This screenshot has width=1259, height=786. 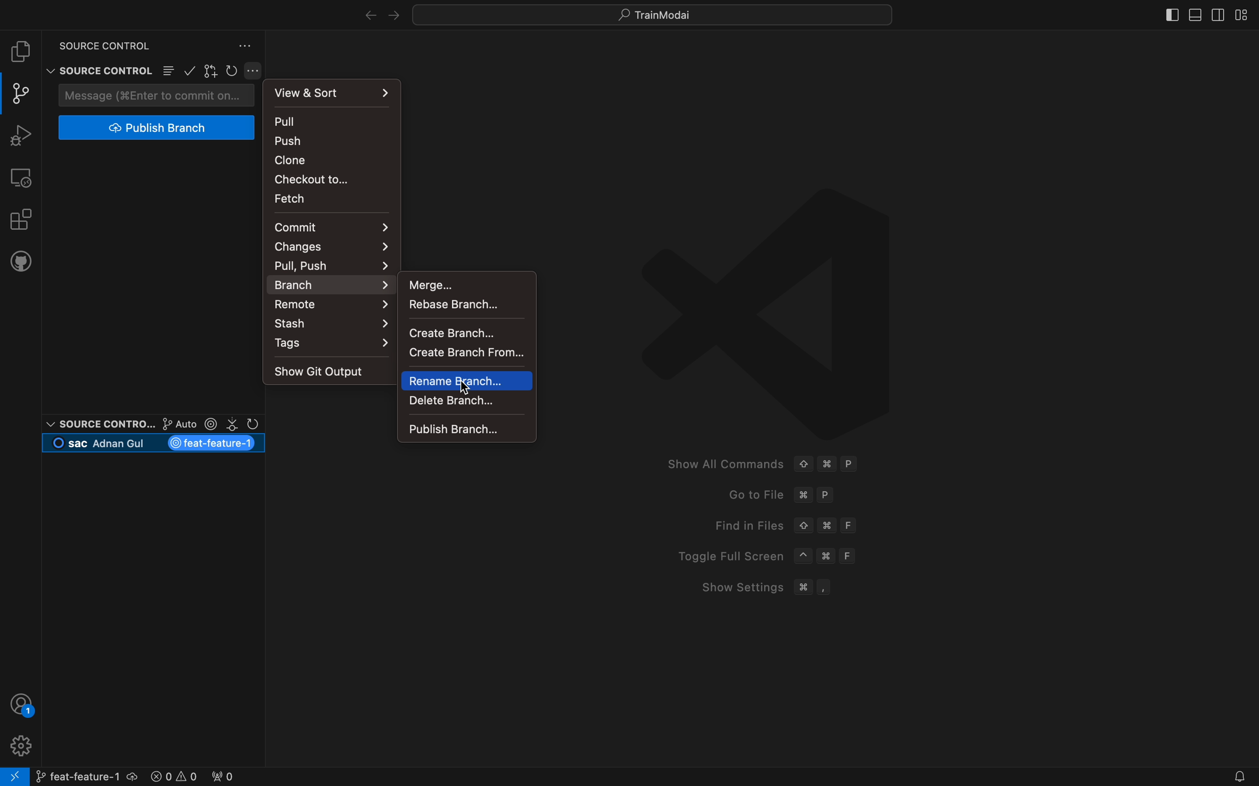 What do you see at coordinates (762, 310) in the screenshot?
I see `VScode logo` at bounding box center [762, 310].